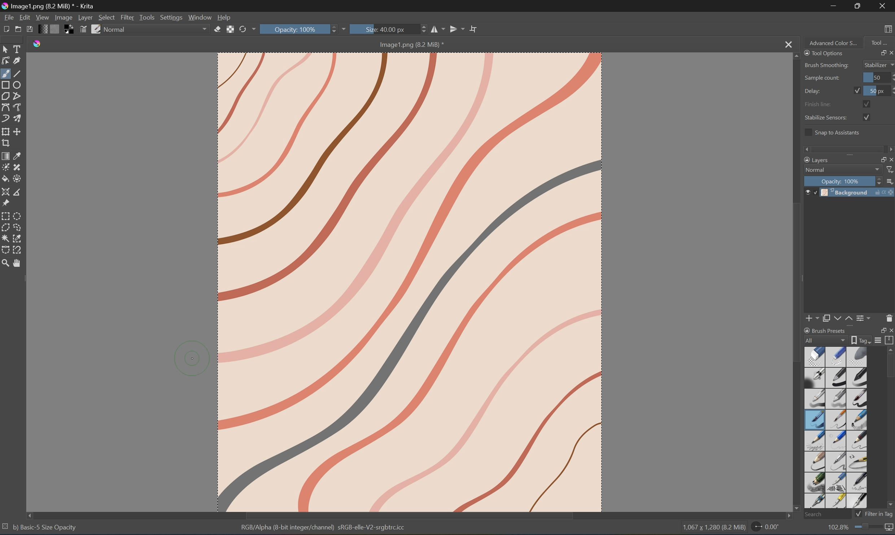  I want to click on Brush Smoothing:, so click(826, 66).